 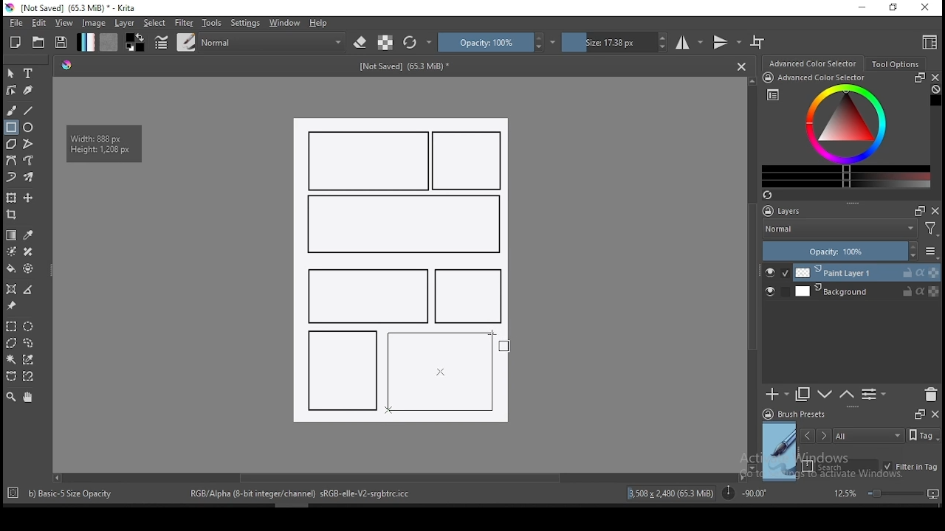 I want to click on windows, so click(x=285, y=23).